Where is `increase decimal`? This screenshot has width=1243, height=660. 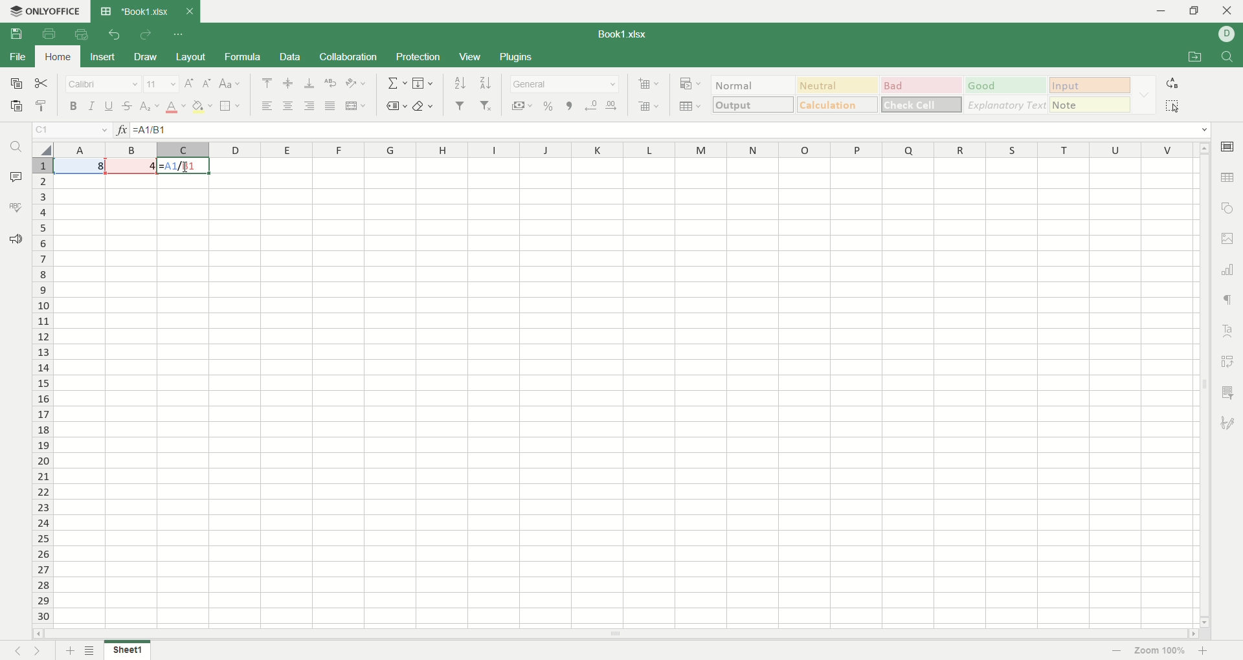
increase decimal is located at coordinates (613, 105).